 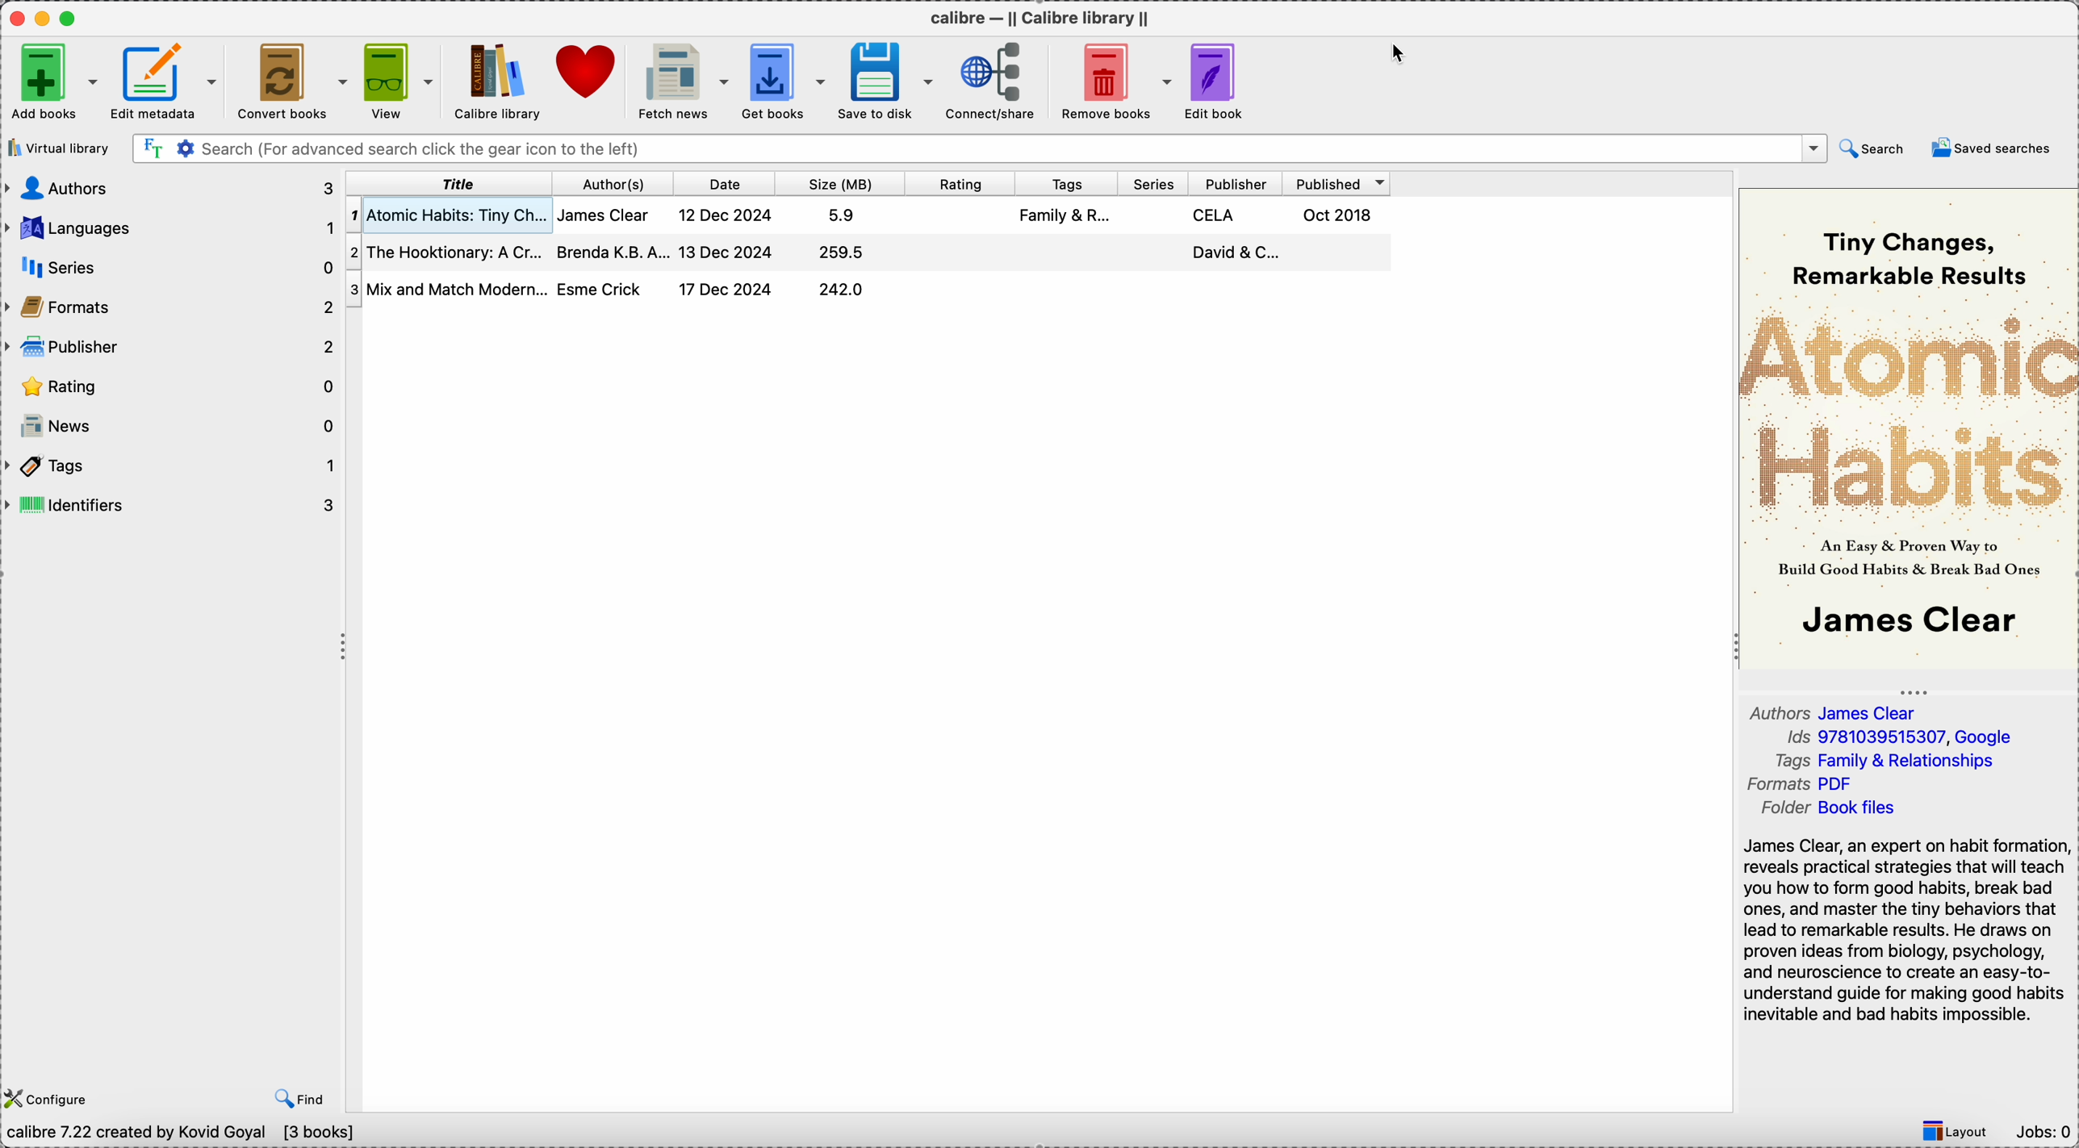 I want to click on virtual library, so click(x=62, y=148).